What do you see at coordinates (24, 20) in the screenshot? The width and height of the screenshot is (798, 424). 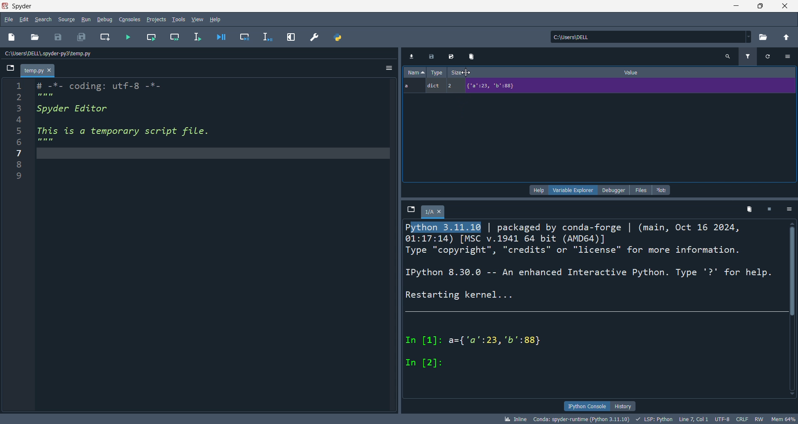 I see `edti` at bounding box center [24, 20].